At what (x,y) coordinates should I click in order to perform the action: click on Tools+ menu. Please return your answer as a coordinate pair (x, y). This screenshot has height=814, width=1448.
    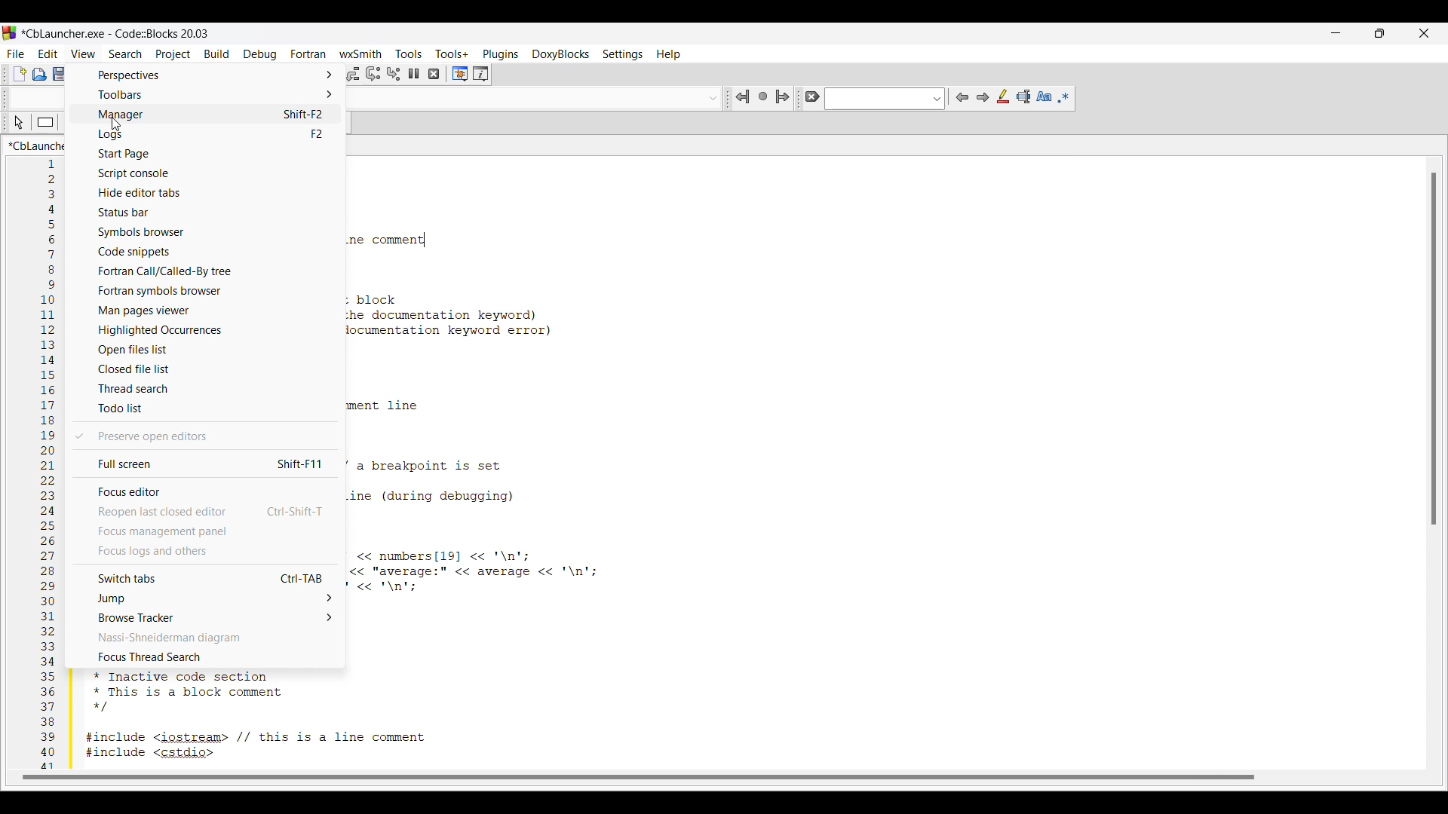
    Looking at the image, I should click on (452, 54).